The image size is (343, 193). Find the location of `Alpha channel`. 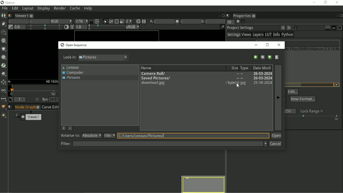

Alpha channel is located at coordinates (38, 22).